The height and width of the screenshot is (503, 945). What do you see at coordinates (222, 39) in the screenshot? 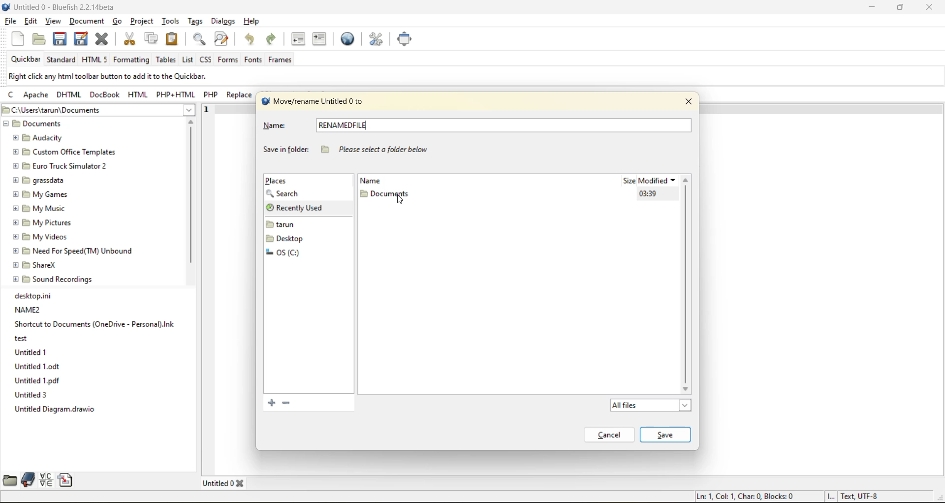
I see `find and replace` at bounding box center [222, 39].